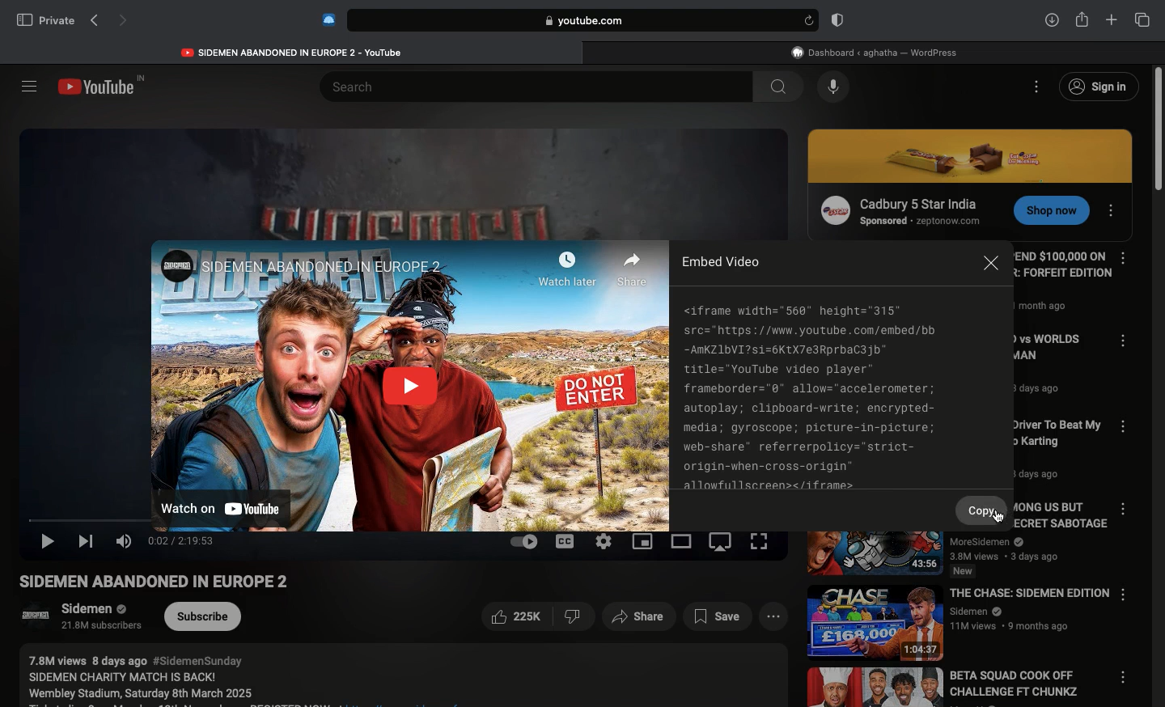 This screenshot has height=707, width=1165. Describe the element at coordinates (567, 20) in the screenshot. I see `Search bar` at that location.